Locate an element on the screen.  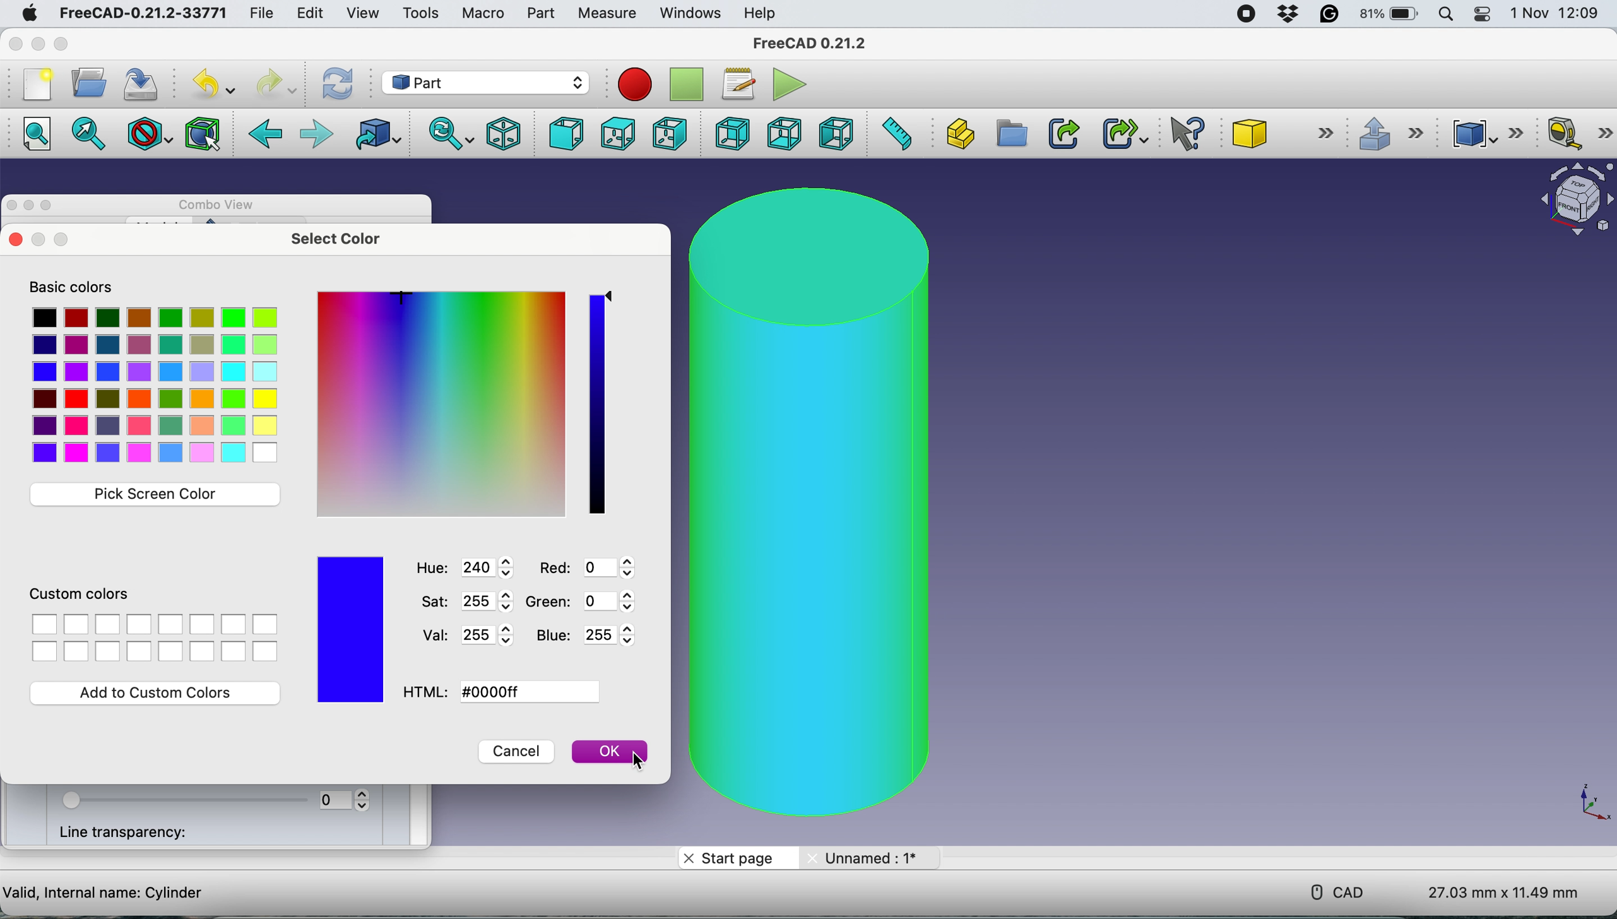
close is located at coordinates (13, 240).